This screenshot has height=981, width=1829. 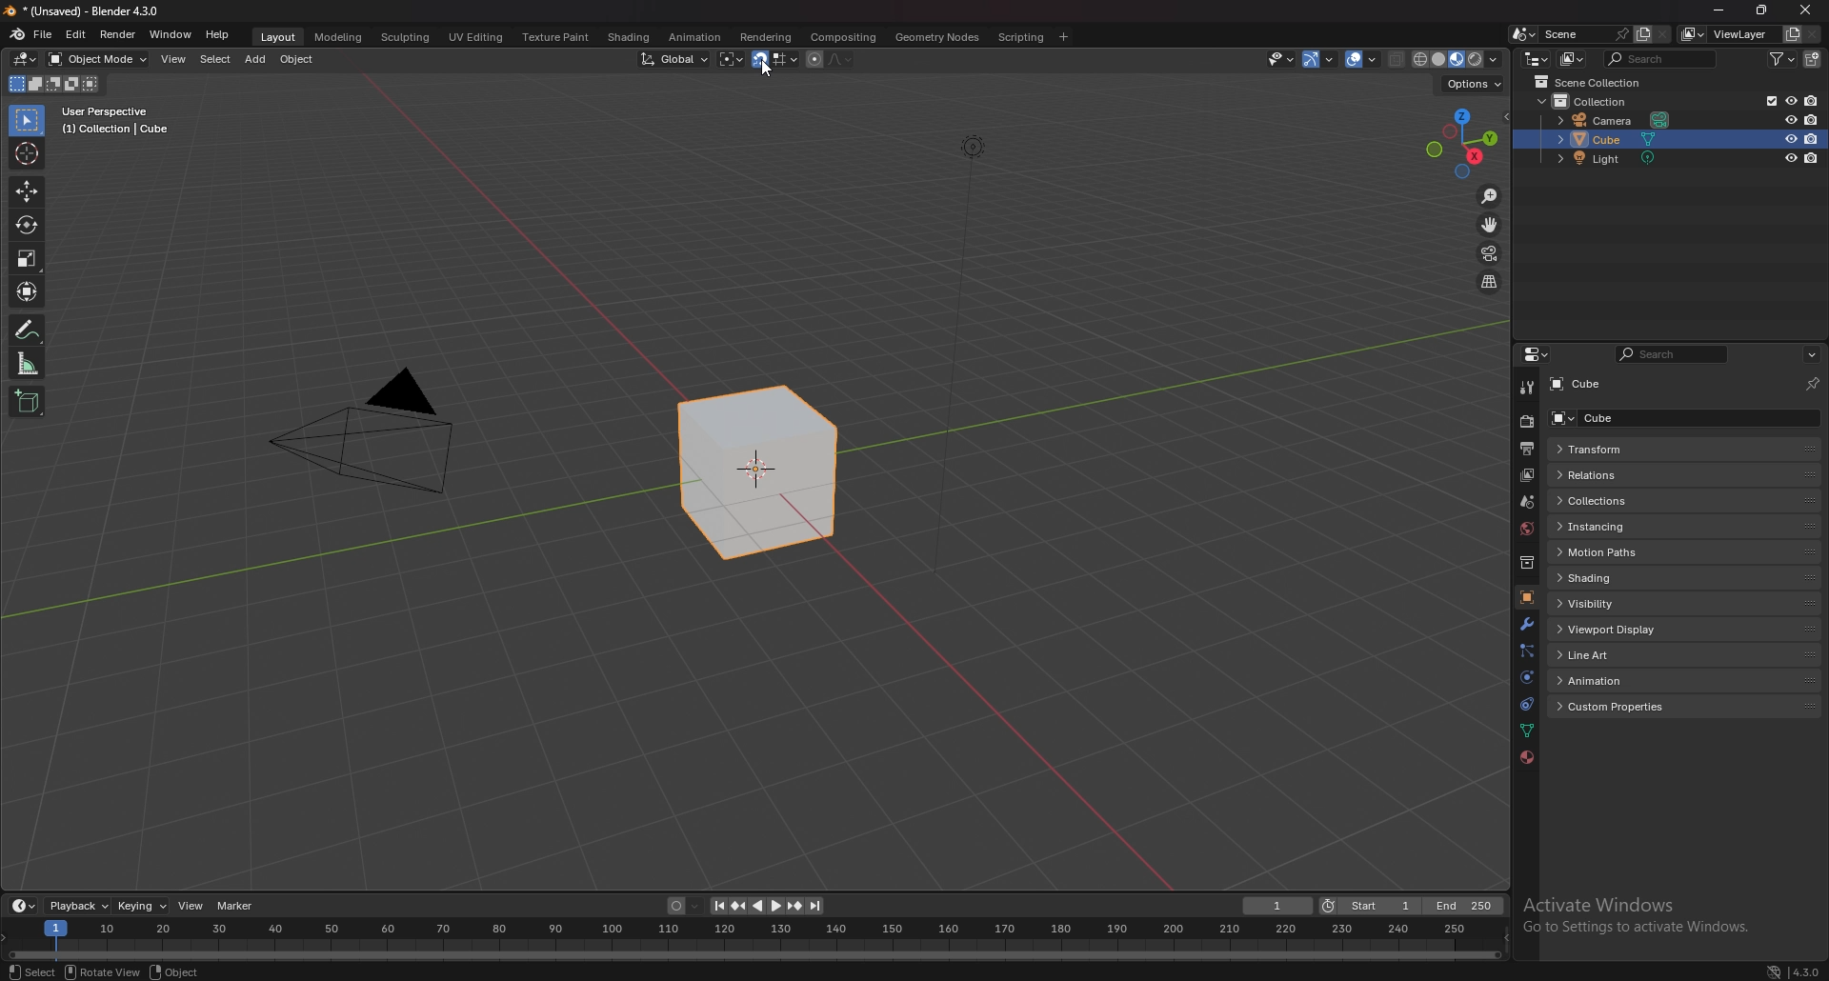 I want to click on object mode, so click(x=99, y=59).